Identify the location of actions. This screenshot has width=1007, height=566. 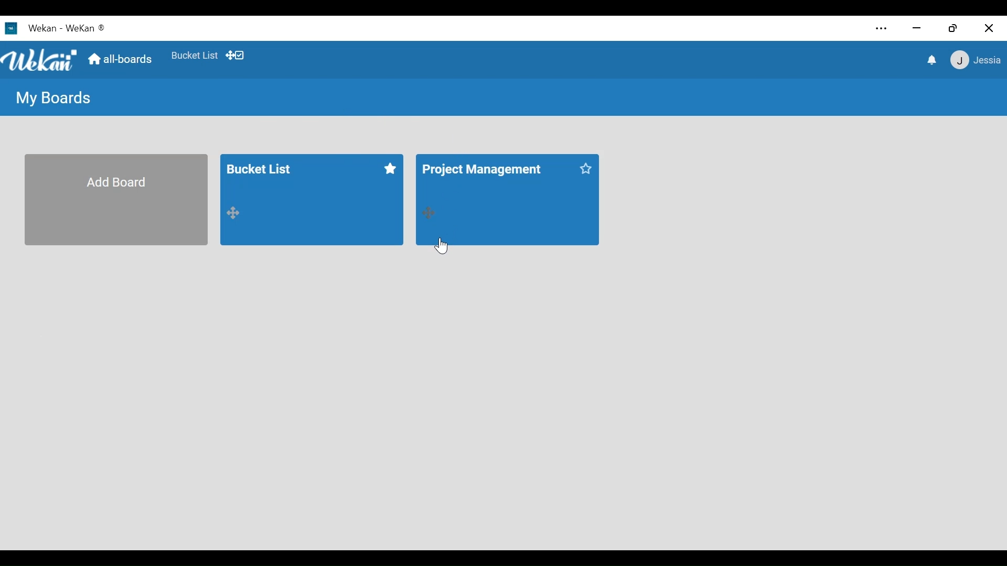
(426, 212).